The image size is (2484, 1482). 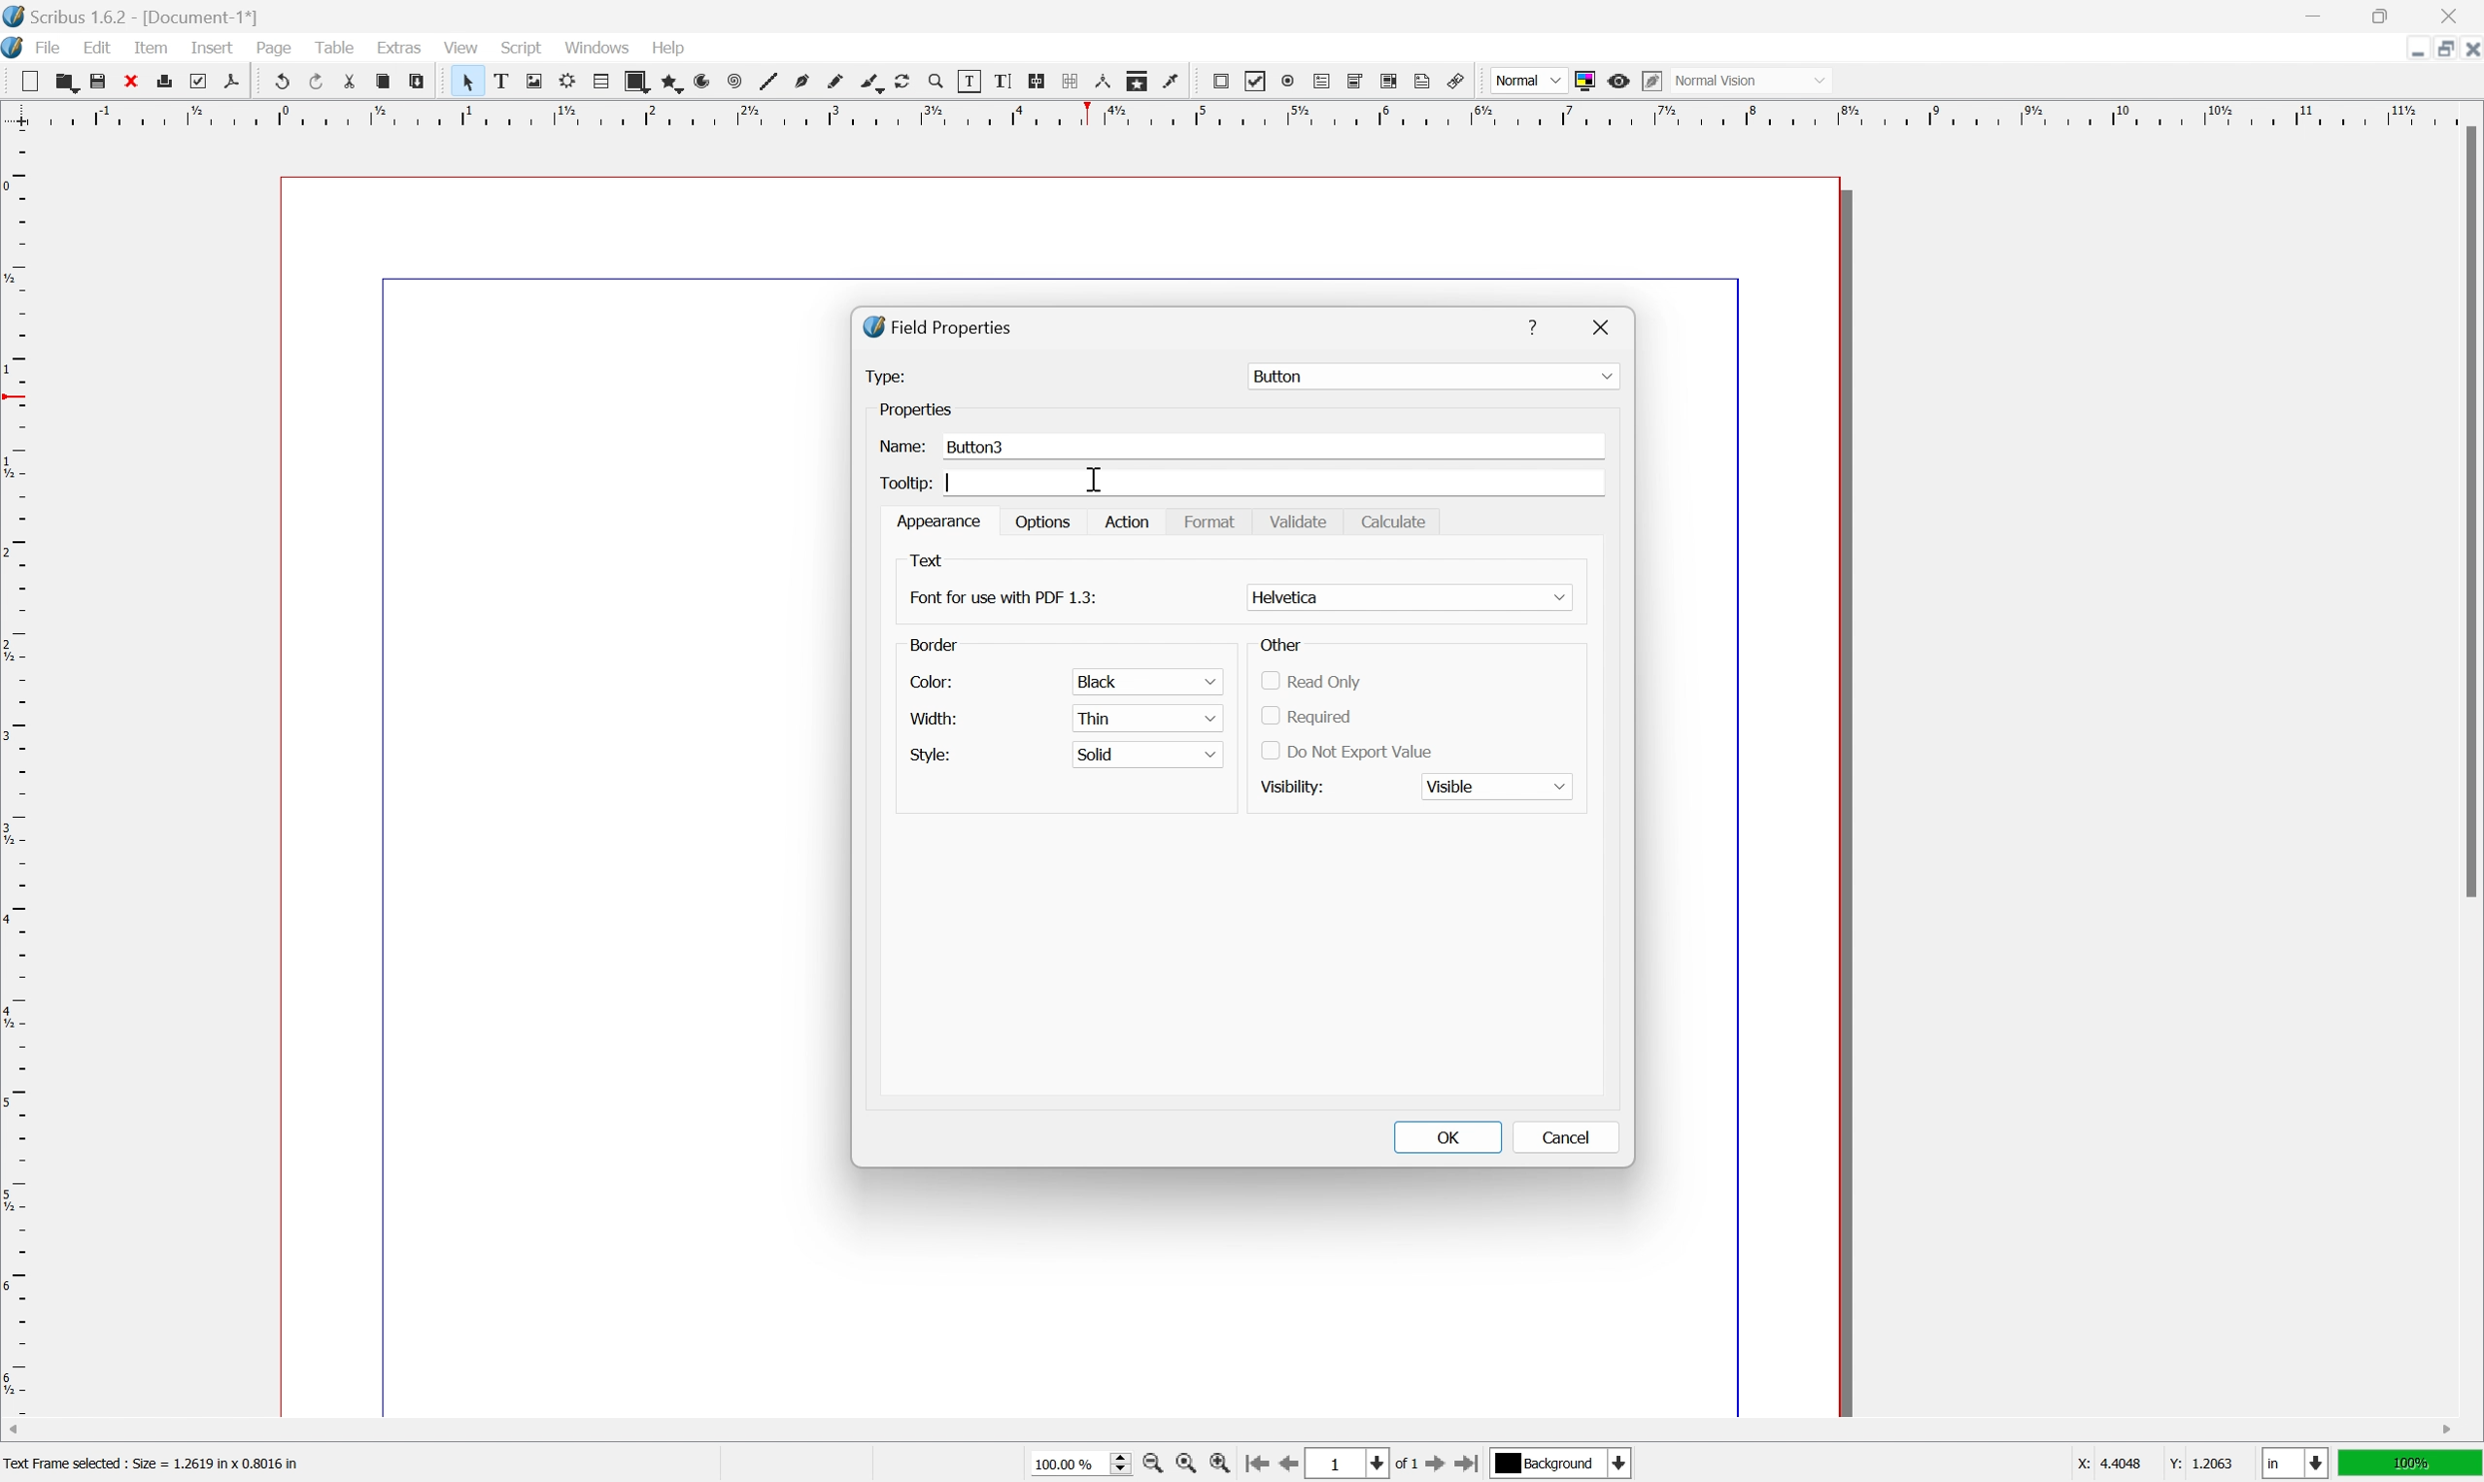 I want to click on Background, so click(x=1560, y=1465).